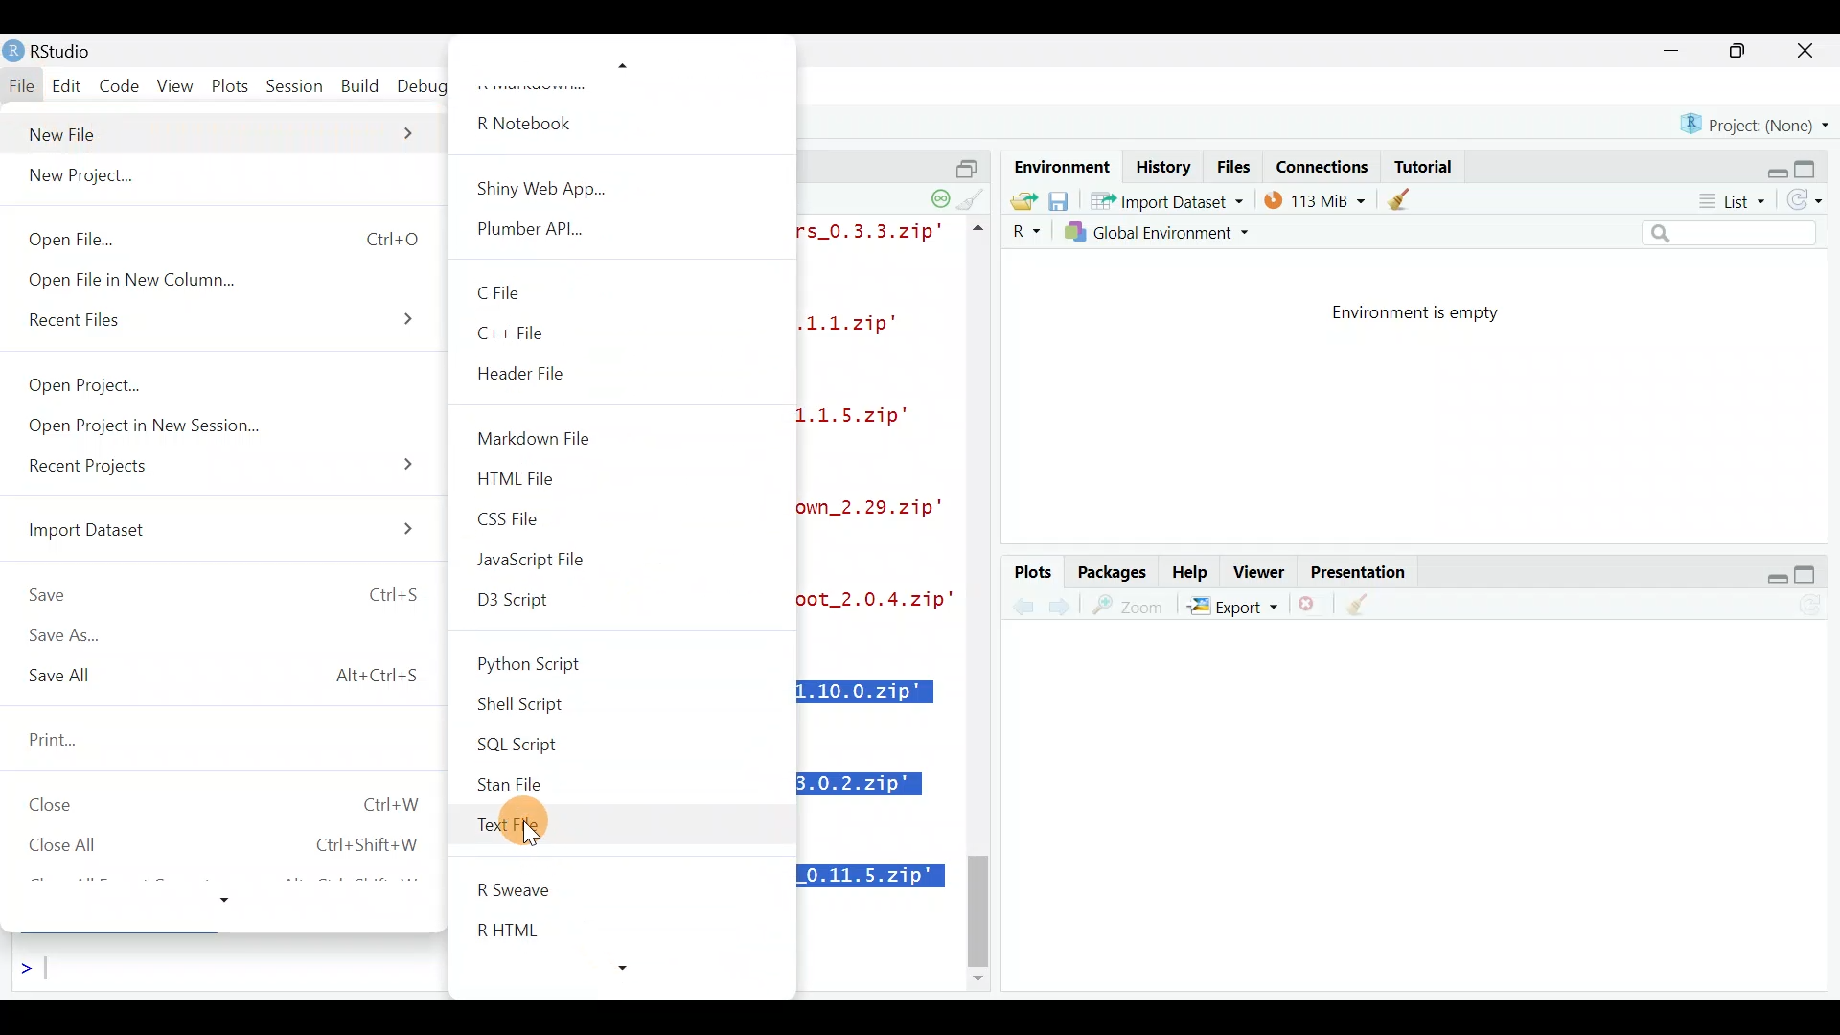 This screenshot has width=1840, height=1035. I want to click on Project (none), so click(1760, 122).